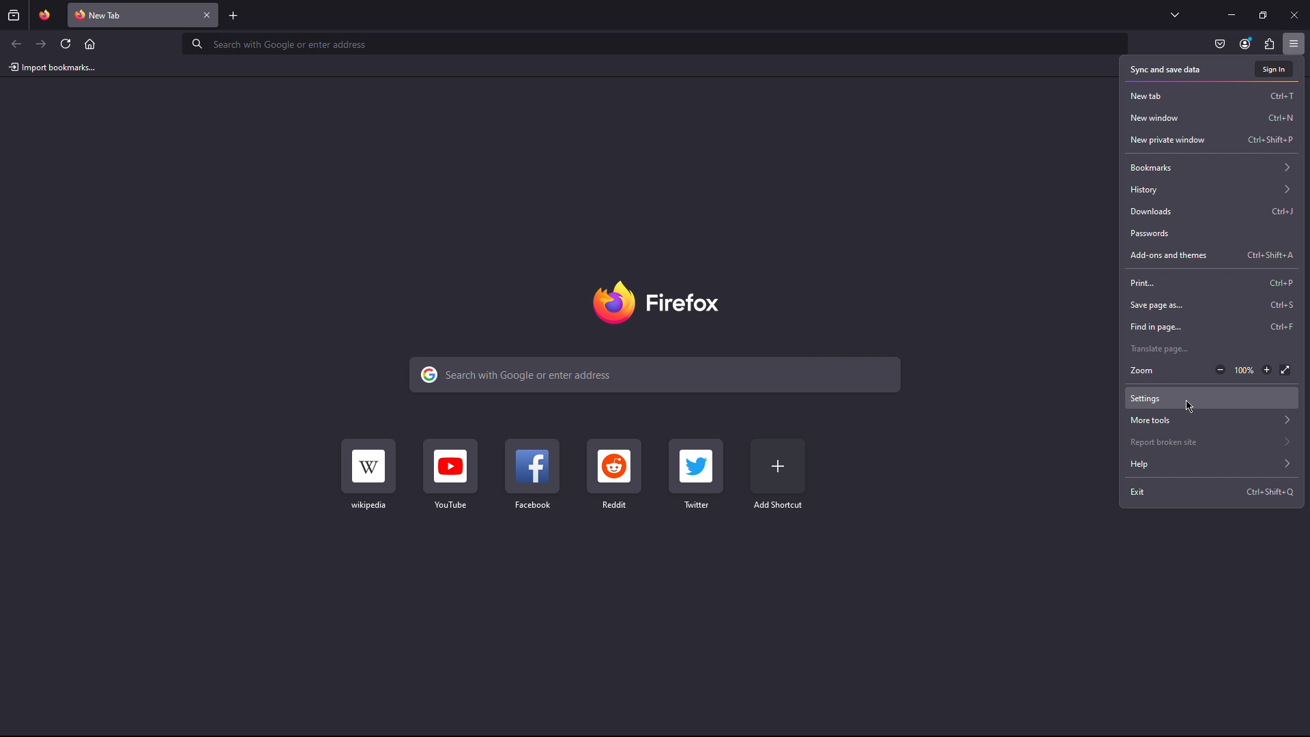  What do you see at coordinates (1210, 349) in the screenshot?
I see `Translate page` at bounding box center [1210, 349].